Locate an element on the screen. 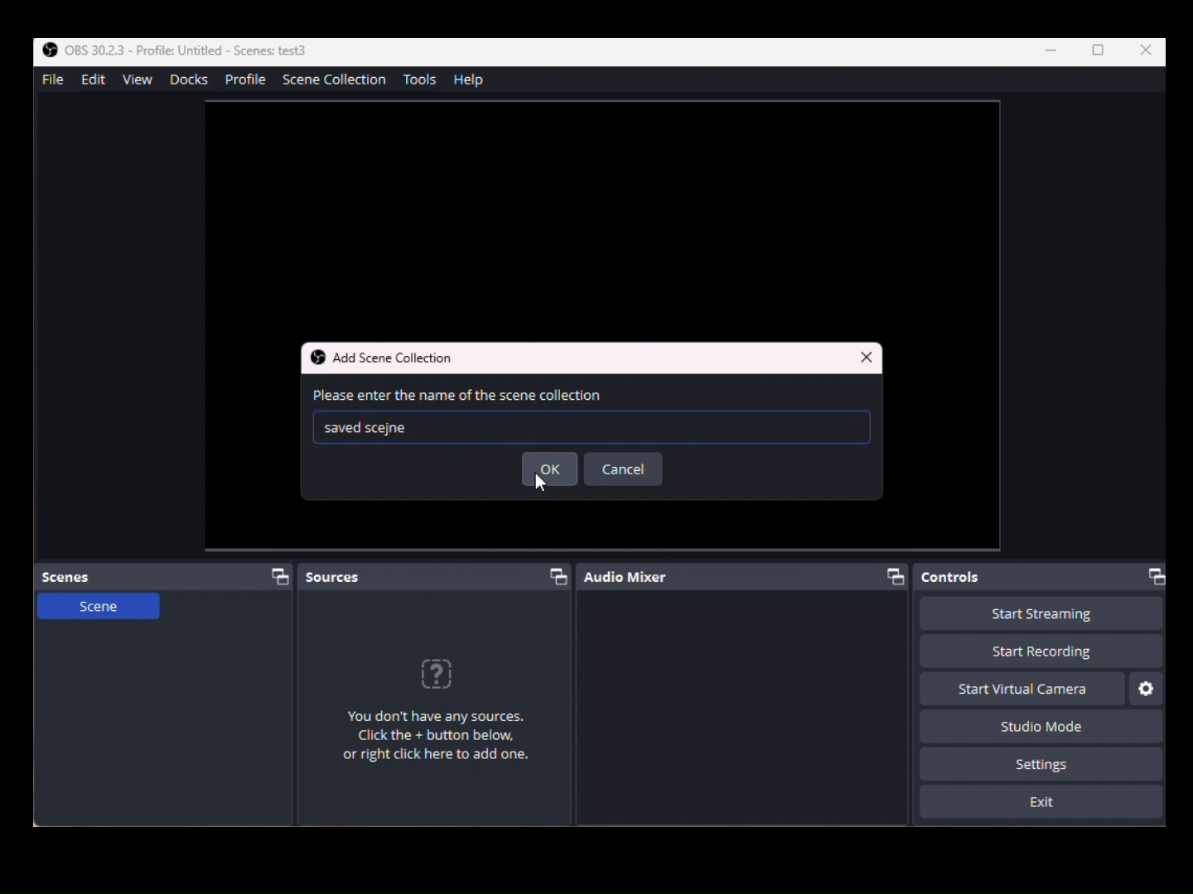 The width and height of the screenshot is (1193, 894). cursor is located at coordinates (547, 489).